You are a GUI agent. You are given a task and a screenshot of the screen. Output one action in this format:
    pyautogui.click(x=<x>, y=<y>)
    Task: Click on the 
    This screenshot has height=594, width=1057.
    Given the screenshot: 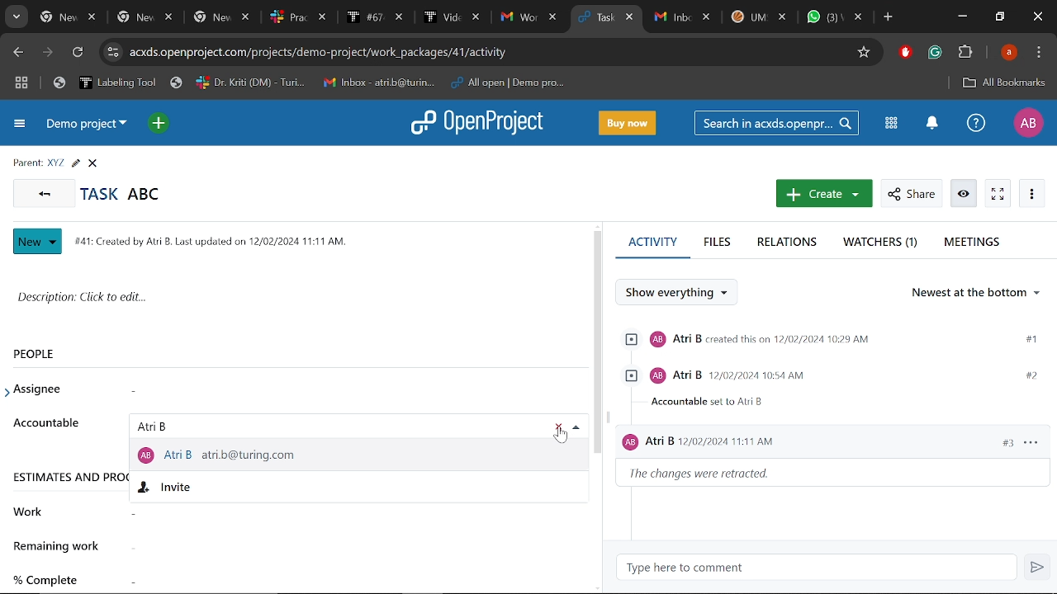 What is the action you would take?
    pyautogui.click(x=38, y=355)
    